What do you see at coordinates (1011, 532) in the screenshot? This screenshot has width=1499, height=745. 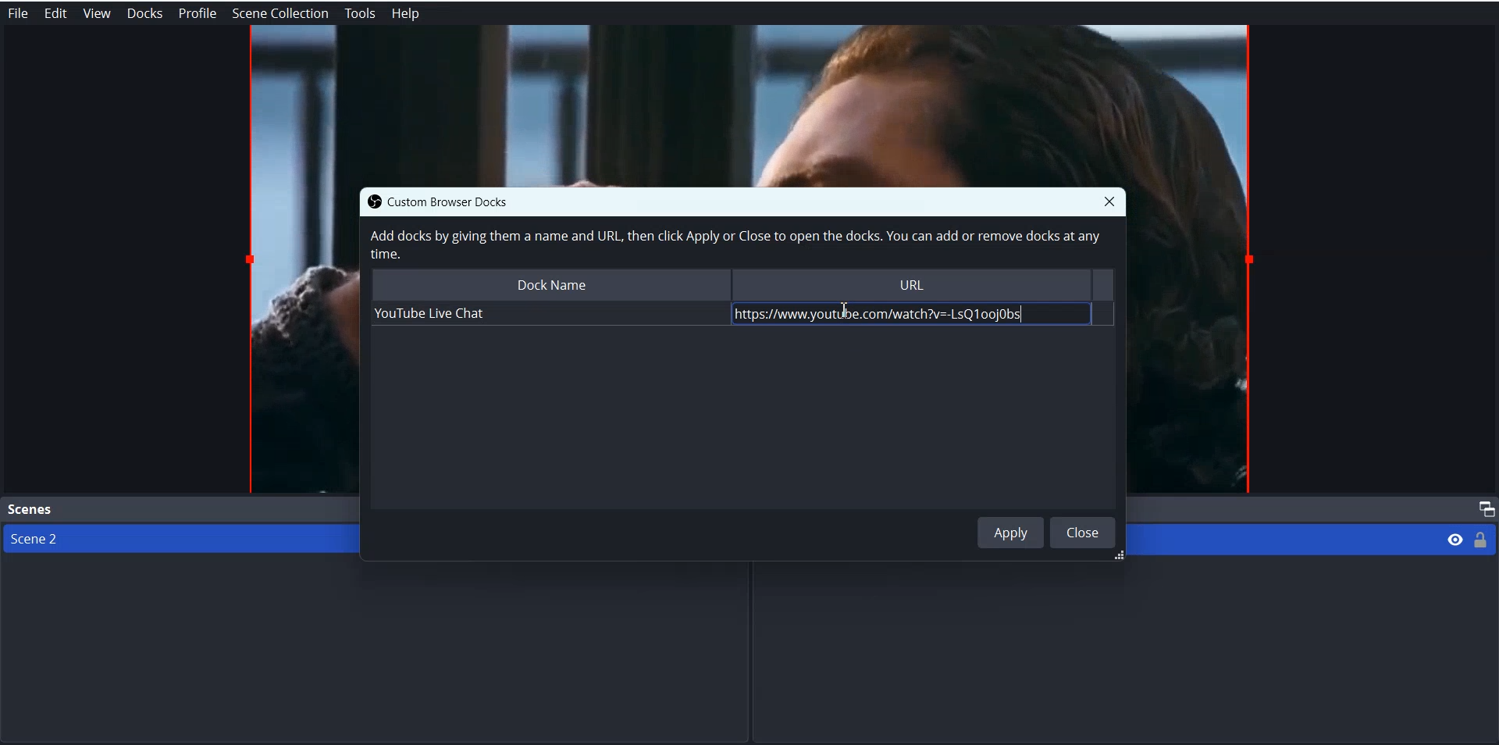 I see `Apply` at bounding box center [1011, 532].